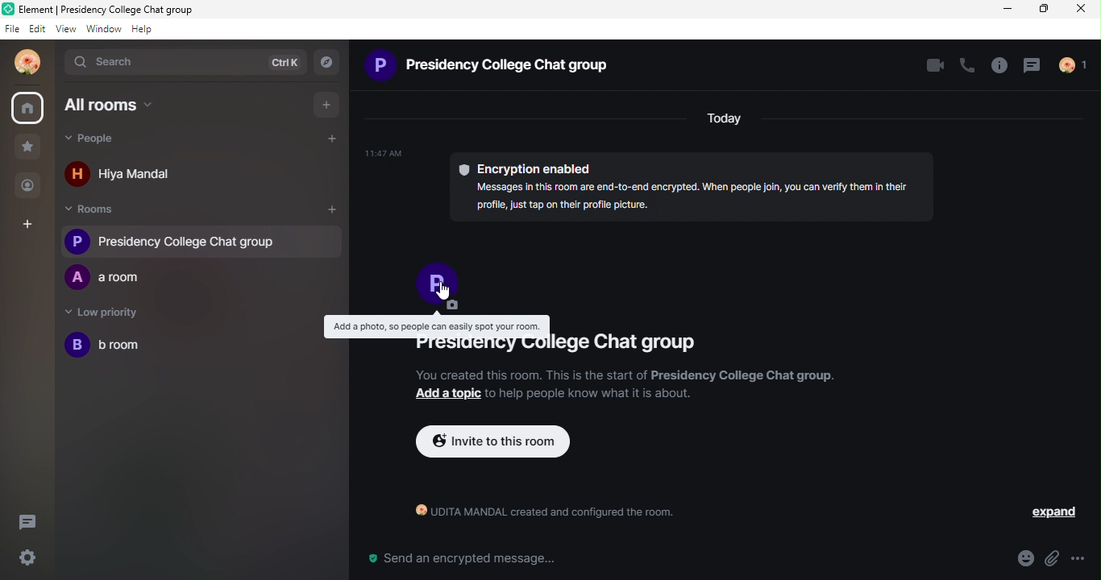  I want to click on a room, so click(110, 279).